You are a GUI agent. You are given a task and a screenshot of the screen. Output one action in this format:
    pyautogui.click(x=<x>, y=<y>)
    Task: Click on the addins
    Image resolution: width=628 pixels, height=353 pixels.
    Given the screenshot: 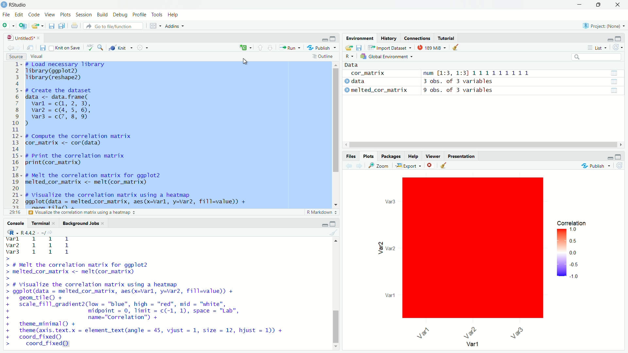 What is the action you would take?
    pyautogui.click(x=175, y=26)
    